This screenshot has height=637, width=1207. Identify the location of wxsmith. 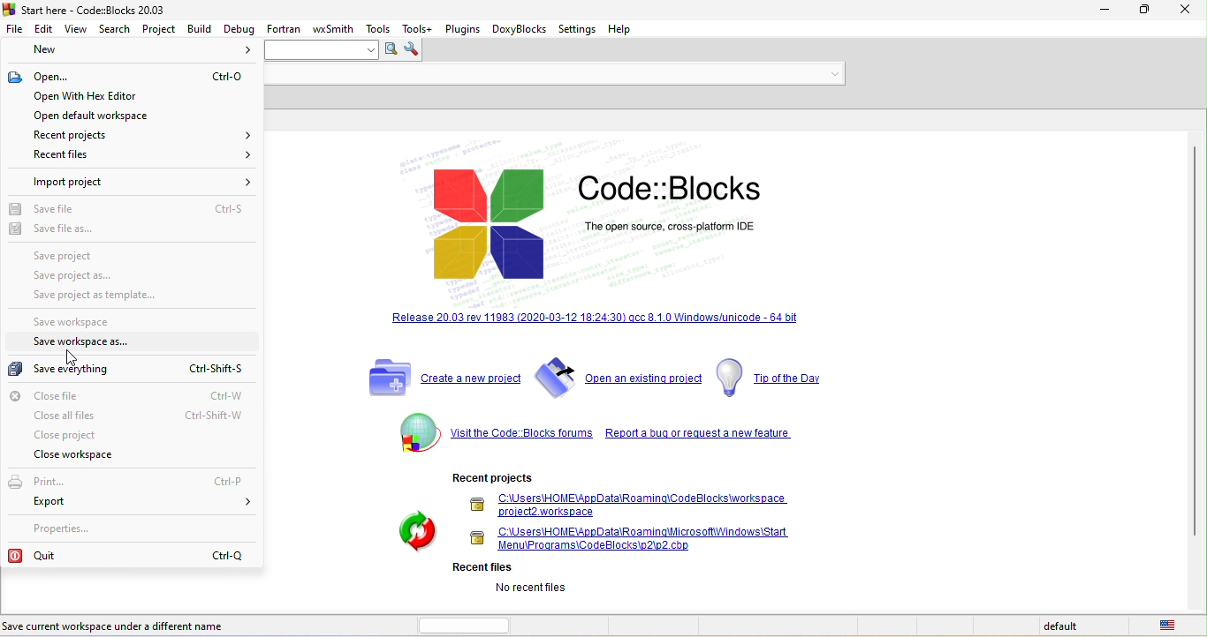
(335, 26).